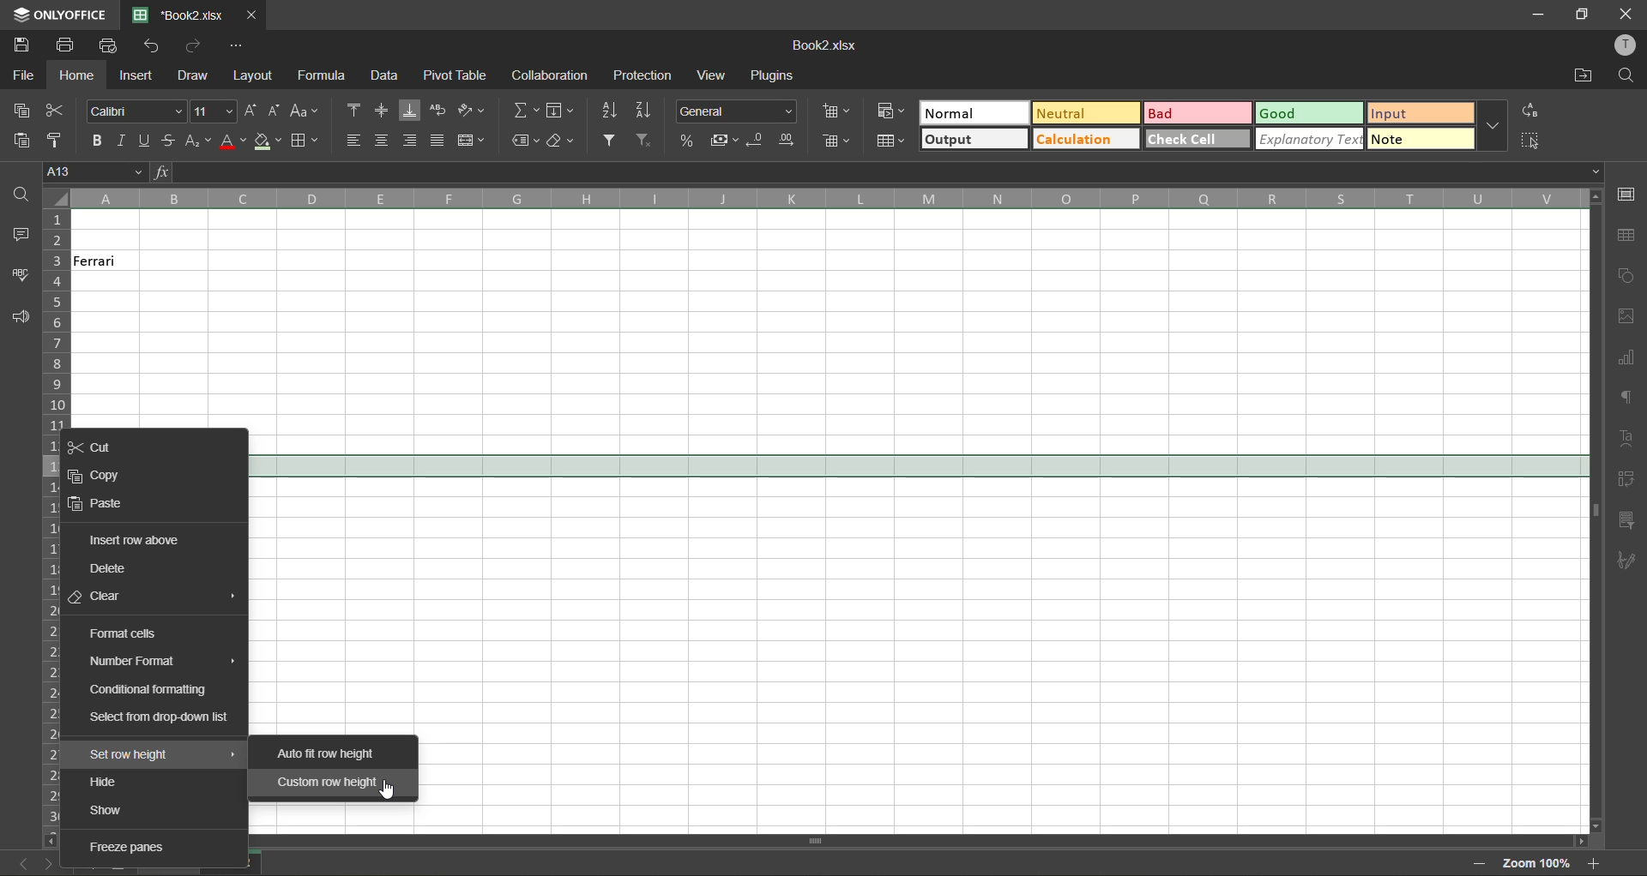  Describe the element at coordinates (104, 783) in the screenshot. I see `hide` at that location.